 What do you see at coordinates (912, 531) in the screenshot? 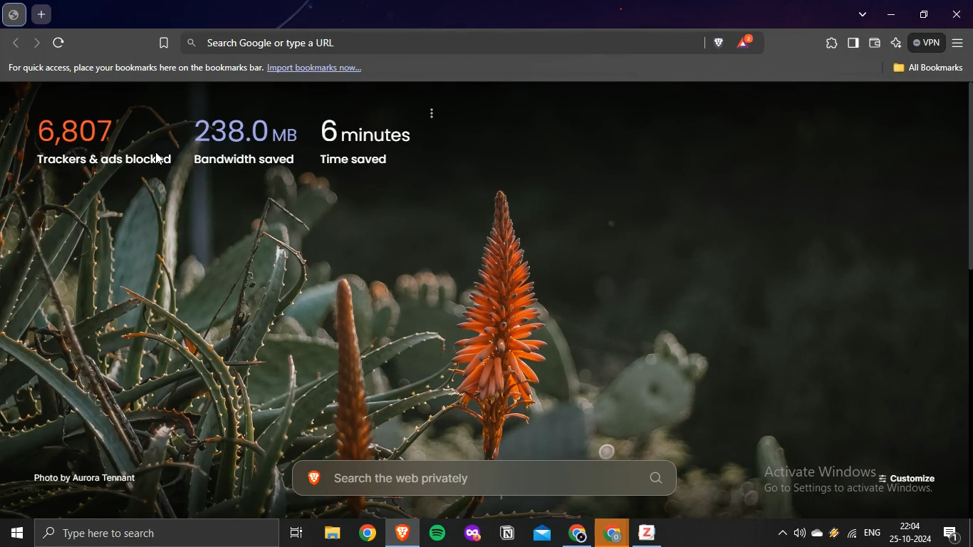
I see `date and time` at bounding box center [912, 531].